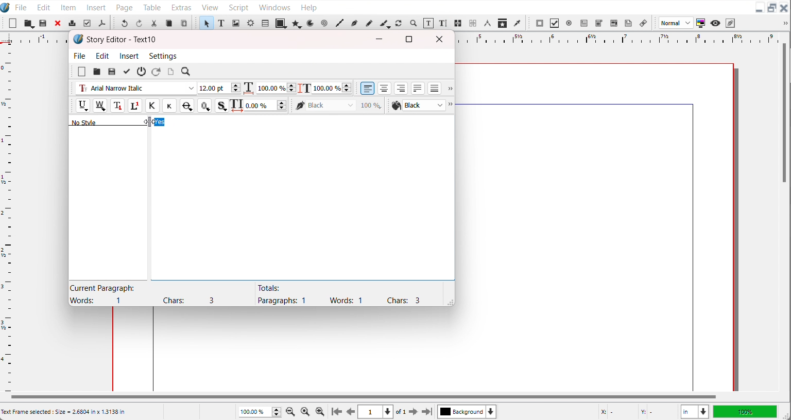  I want to click on Line, so click(339, 23).